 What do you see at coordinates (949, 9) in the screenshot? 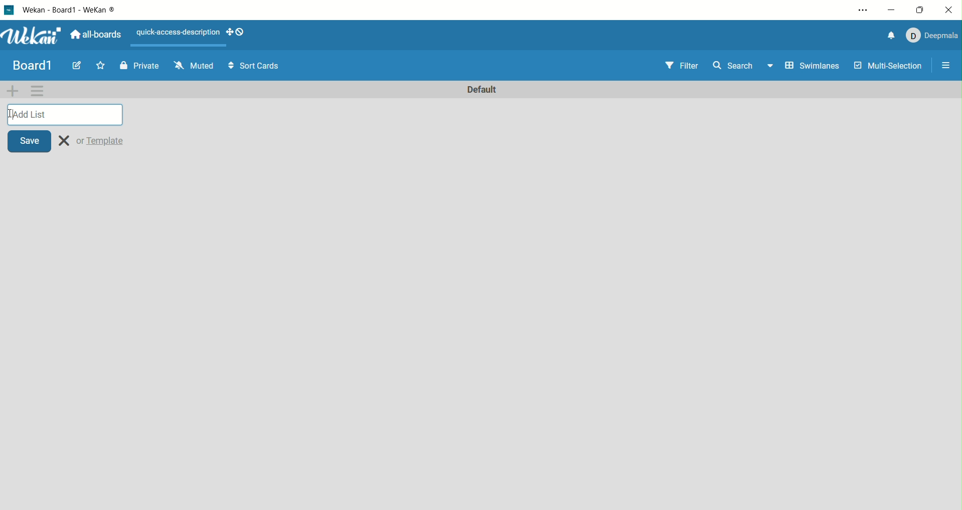
I see `close` at bounding box center [949, 9].